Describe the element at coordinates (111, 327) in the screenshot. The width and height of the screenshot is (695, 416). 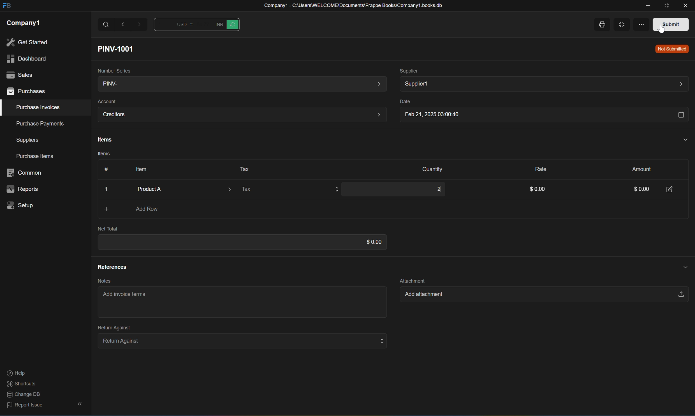
I see `Return Against` at that location.